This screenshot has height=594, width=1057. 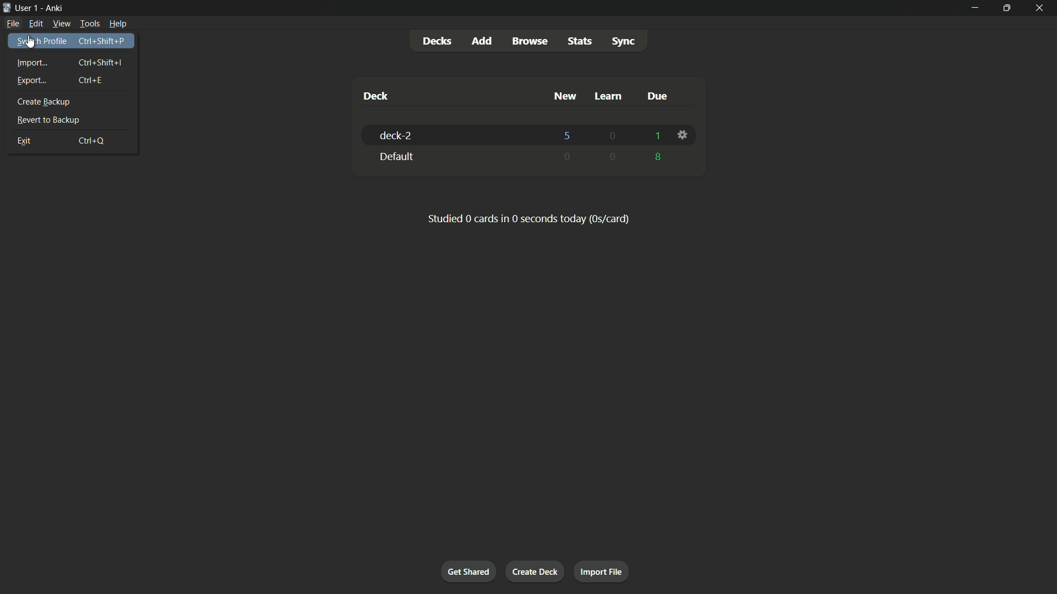 What do you see at coordinates (602, 573) in the screenshot?
I see `Import files` at bounding box center [602, 573].